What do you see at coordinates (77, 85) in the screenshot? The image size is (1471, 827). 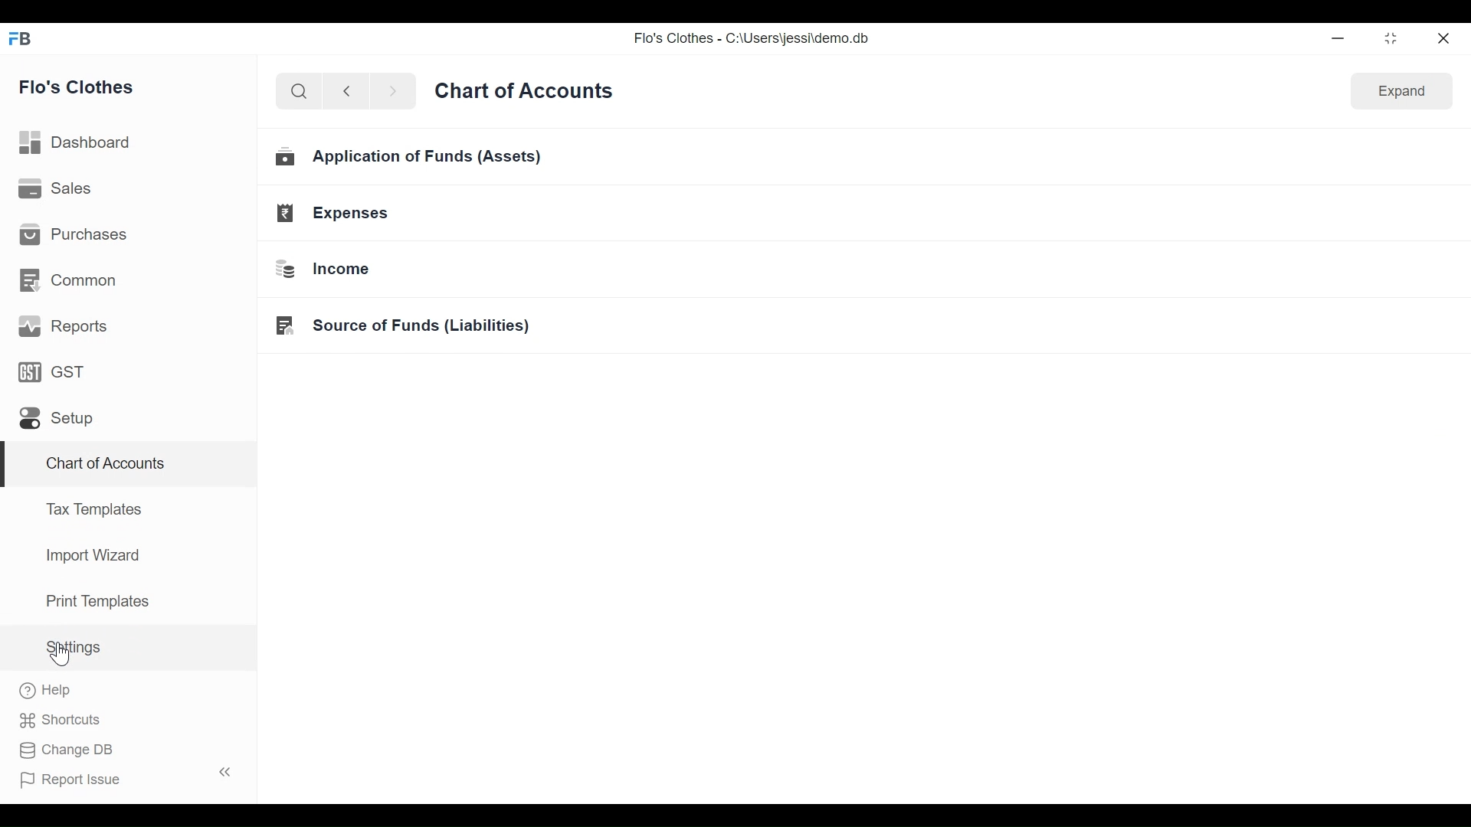 I see `Flo's Clothes` at bounding box center [77, 85].